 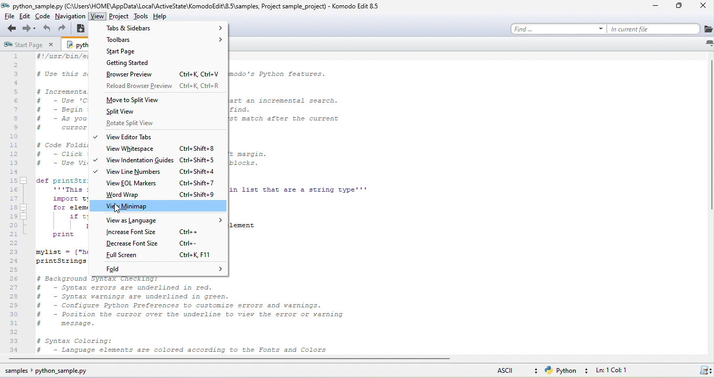 I want to click on view minimap, so click(x=160, y=206).